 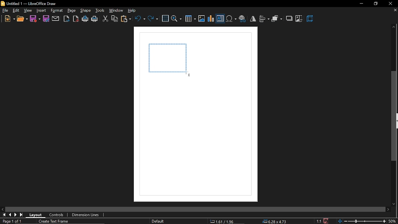 I want to click on view, so click(x=28, y=11).